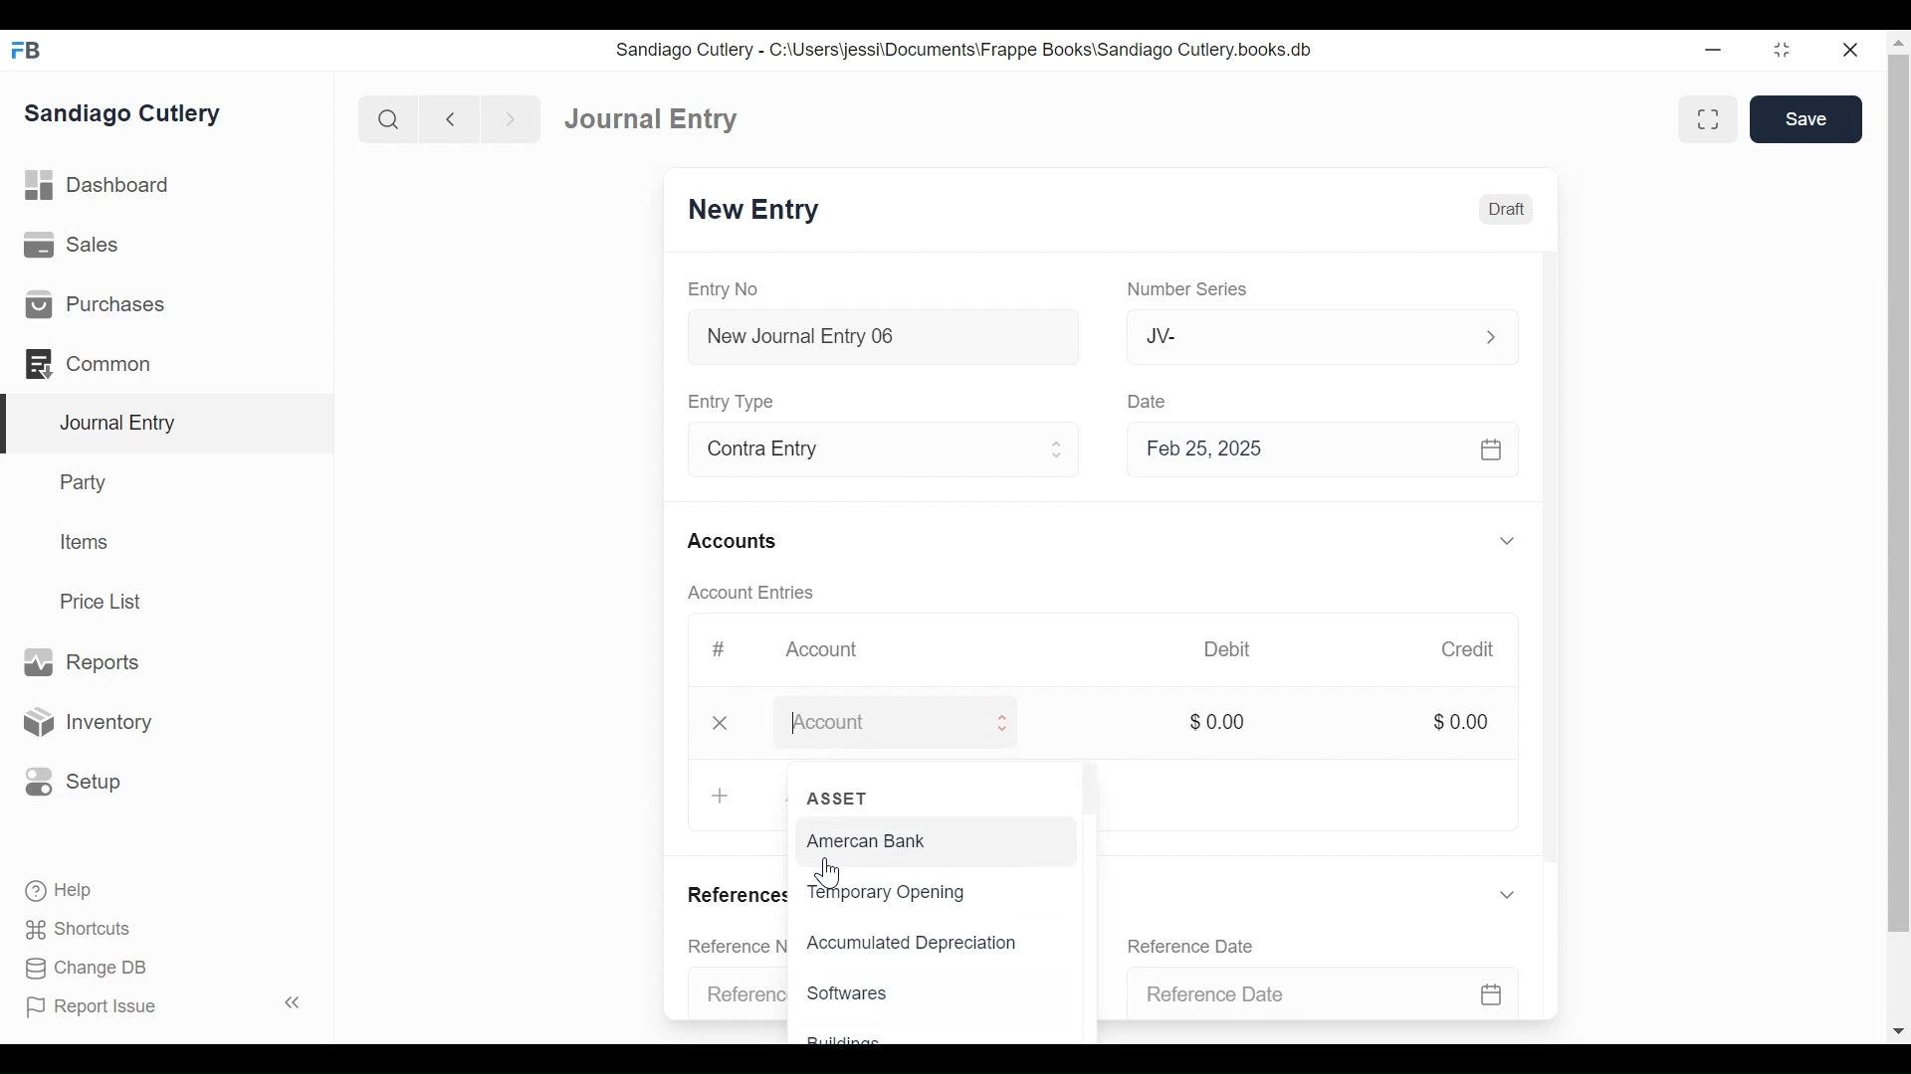  What do you see at coordinates (1852, 49) in the screenshot?
I see `Close` at bounding box center [1852, 49].